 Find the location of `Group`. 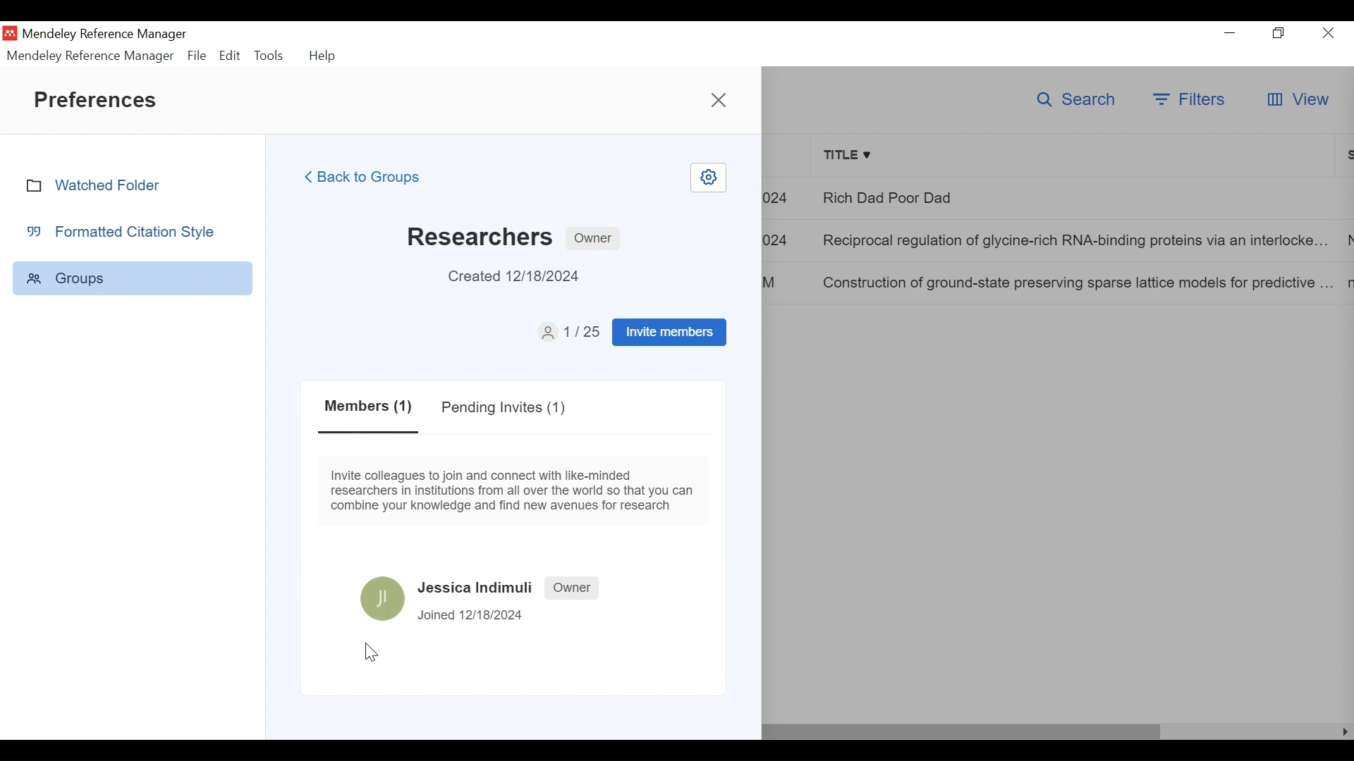

Group is located at coordinates (133, 278).